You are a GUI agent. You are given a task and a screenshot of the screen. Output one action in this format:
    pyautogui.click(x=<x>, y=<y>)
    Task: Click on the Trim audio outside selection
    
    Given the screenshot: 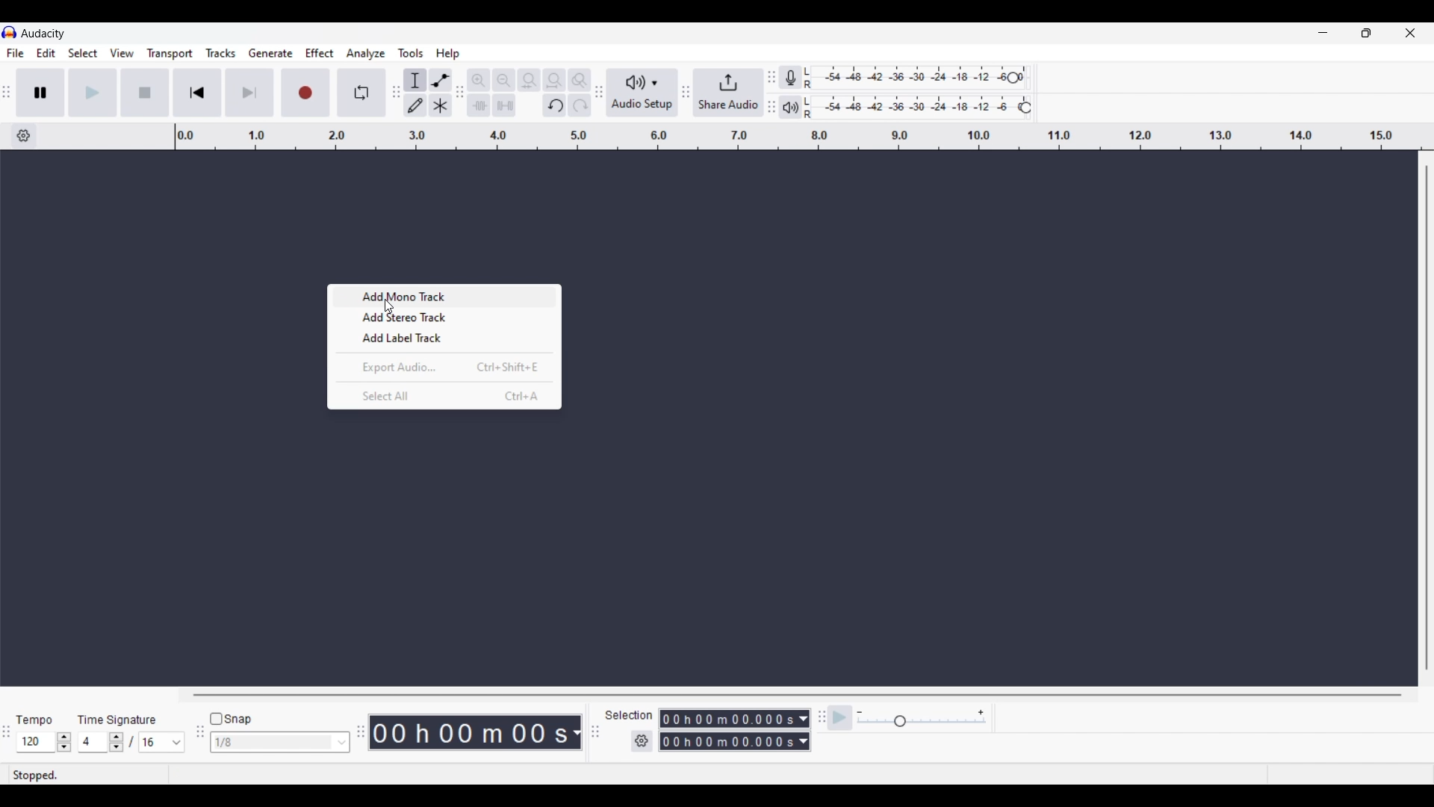 What is the action you would take?
    pyautogui.click(x=478, y=105)
    